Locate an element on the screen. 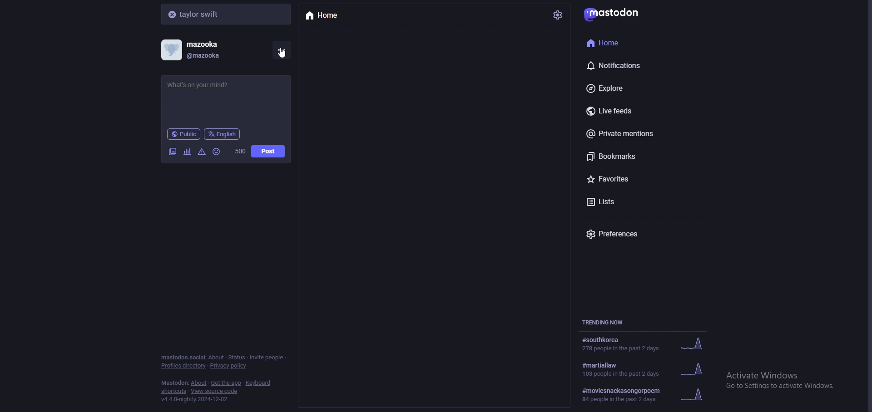  mastodon is located at coordinates (615, 14).